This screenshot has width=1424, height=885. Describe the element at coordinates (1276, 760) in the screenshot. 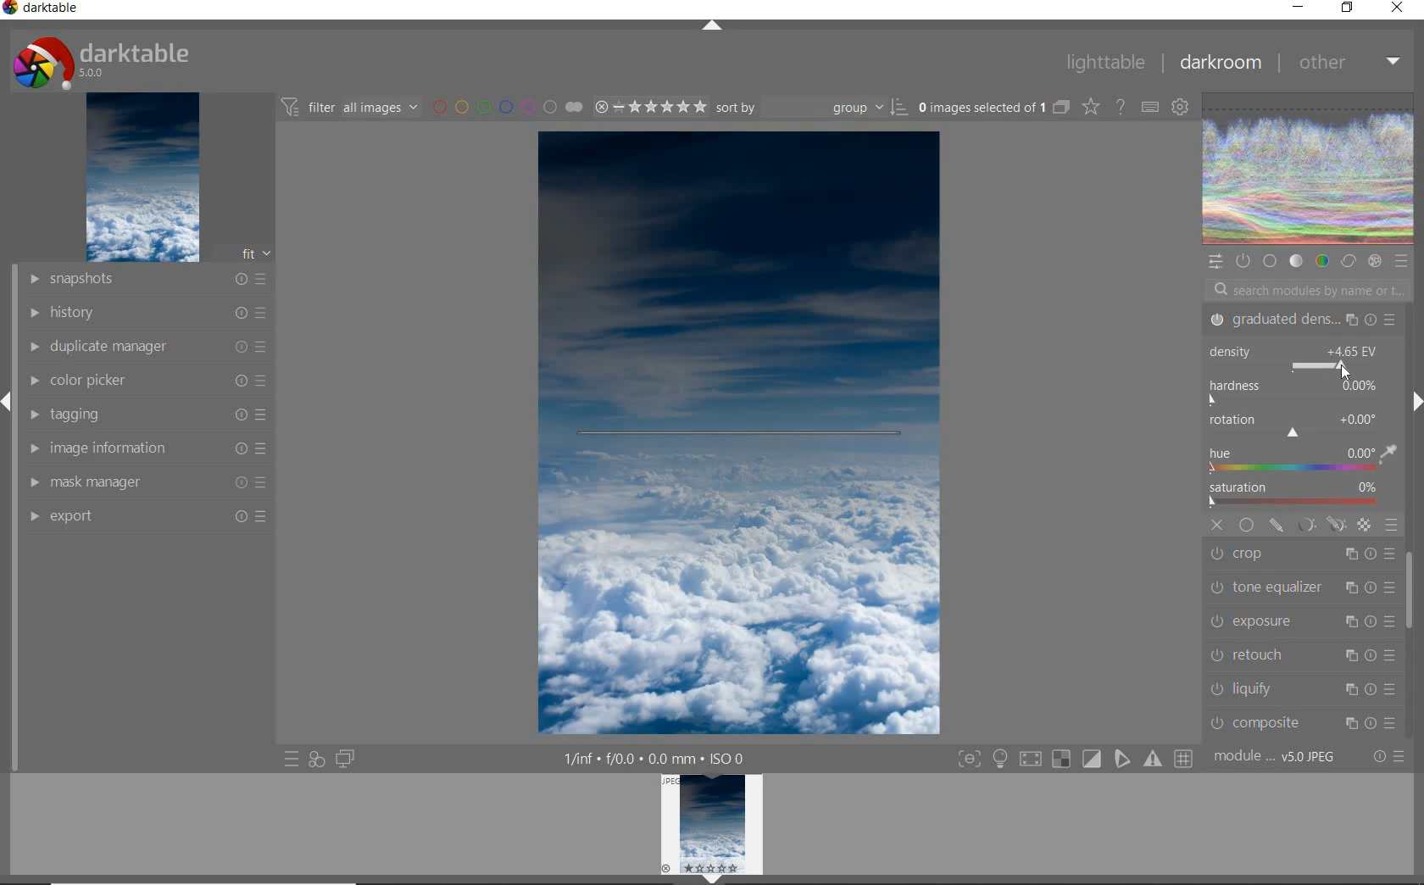

I see `module ... v5.0 JPEG` at that location.